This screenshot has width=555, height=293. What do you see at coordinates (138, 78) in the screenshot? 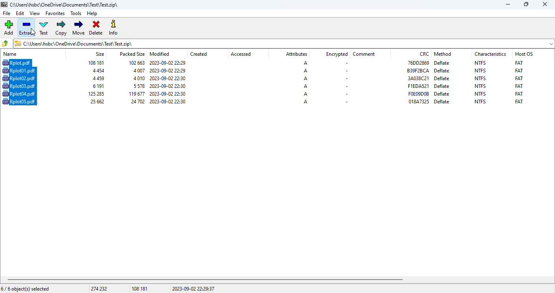
I see `packed size` at bounding box center [138, 78].